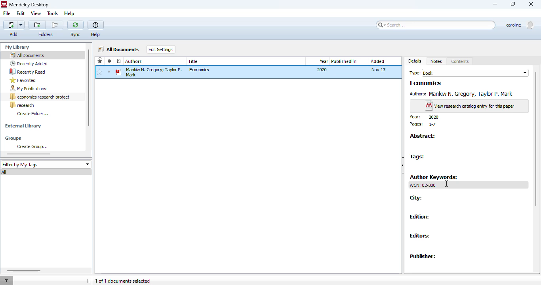 The image size is (541, 285). Describe the element at coordinates (461, 94) in the screenshot. I see `Authors: Mankiw N. Gregory, Taylor P. Mark` at that location.